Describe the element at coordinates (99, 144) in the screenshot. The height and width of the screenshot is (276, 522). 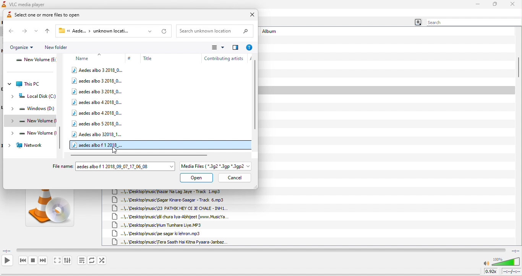
I see `aedes albo f 1 2018_...` at that location.